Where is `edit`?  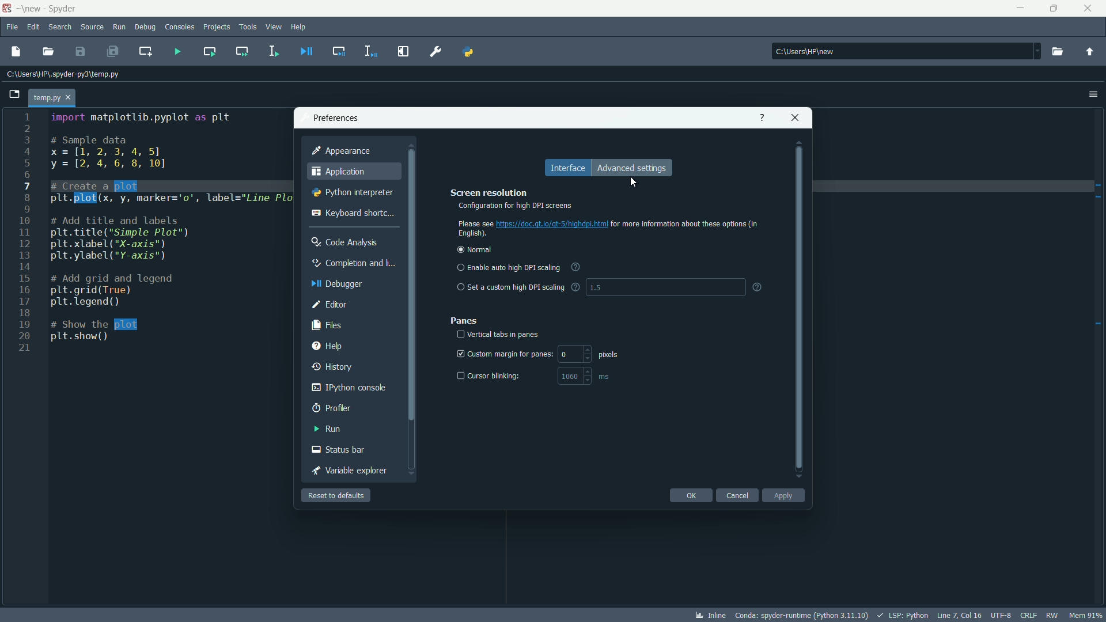 edit is located at coordinates (33, 28).